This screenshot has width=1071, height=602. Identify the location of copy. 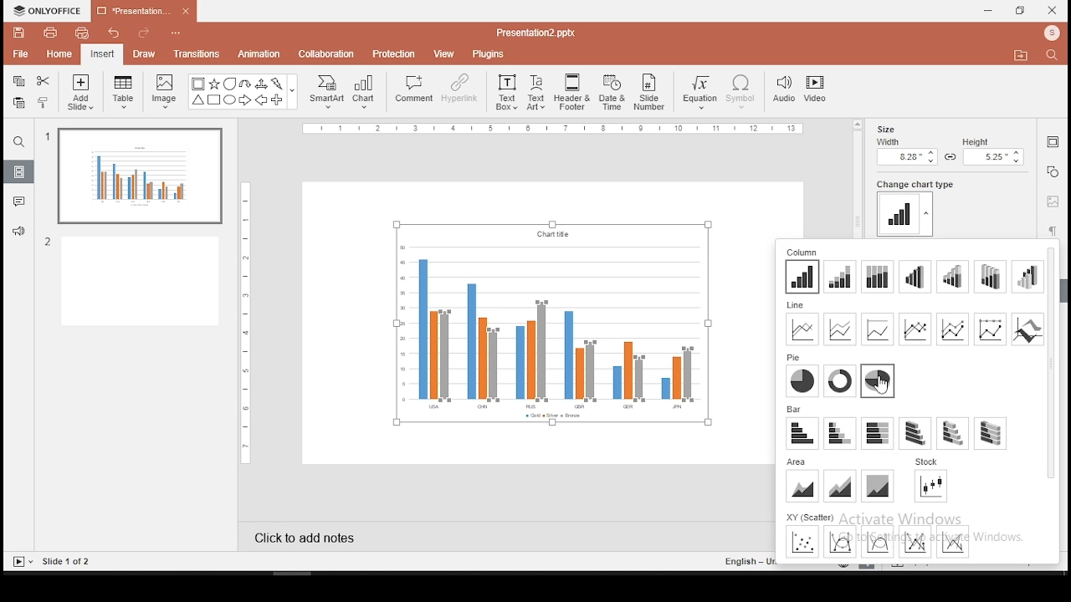
(19, 81).